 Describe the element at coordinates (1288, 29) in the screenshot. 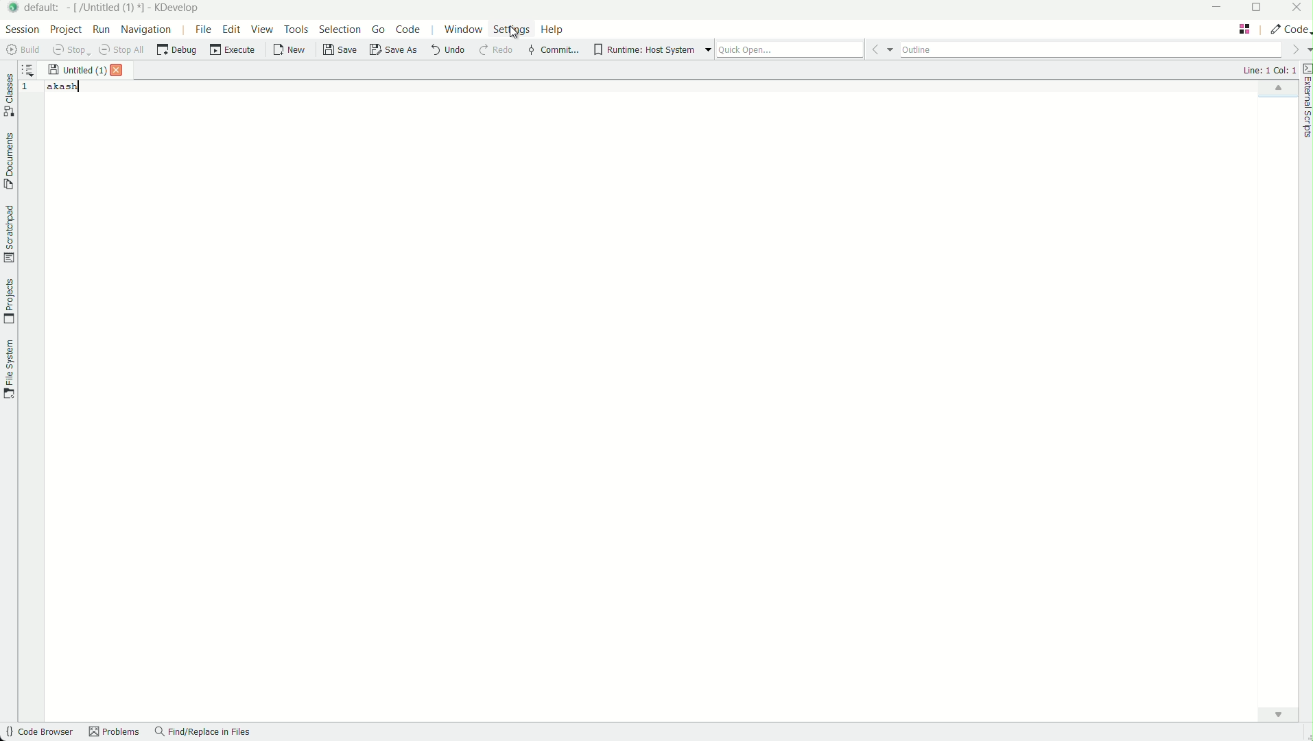

I see `execute actions to change the area` at that location.